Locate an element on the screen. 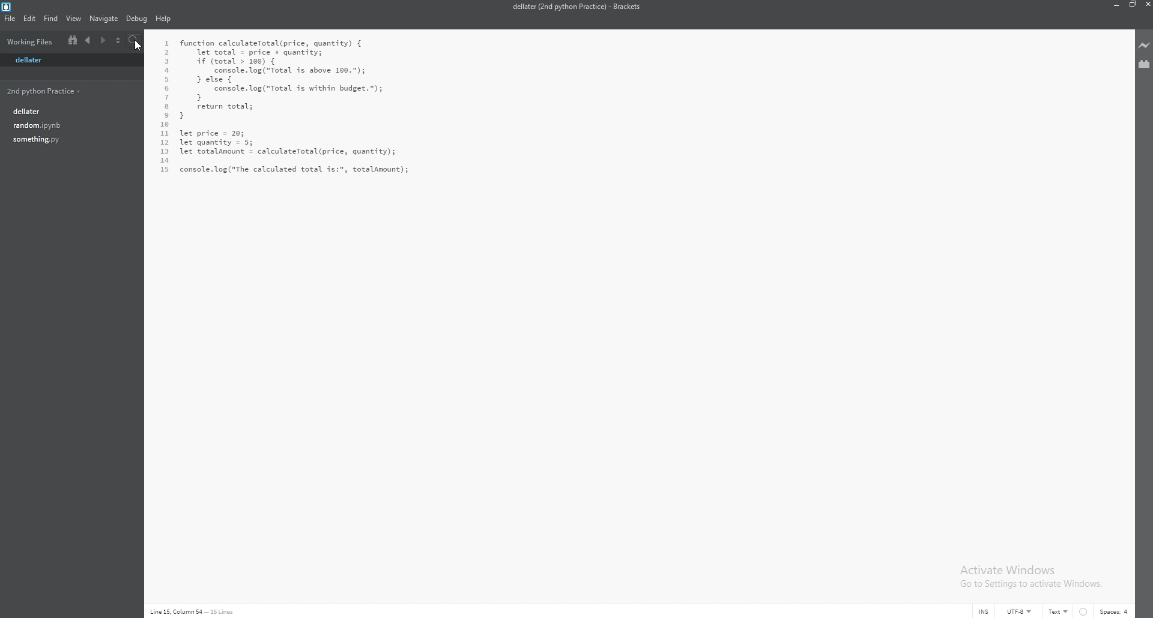  11 is located at coordinates (165, 133).